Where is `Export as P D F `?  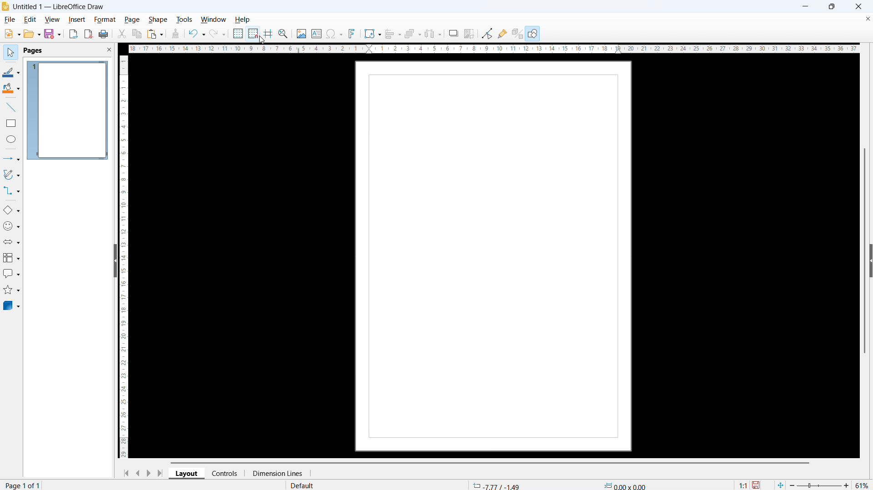
Export as P D F  is located at coordinates (88, 34).